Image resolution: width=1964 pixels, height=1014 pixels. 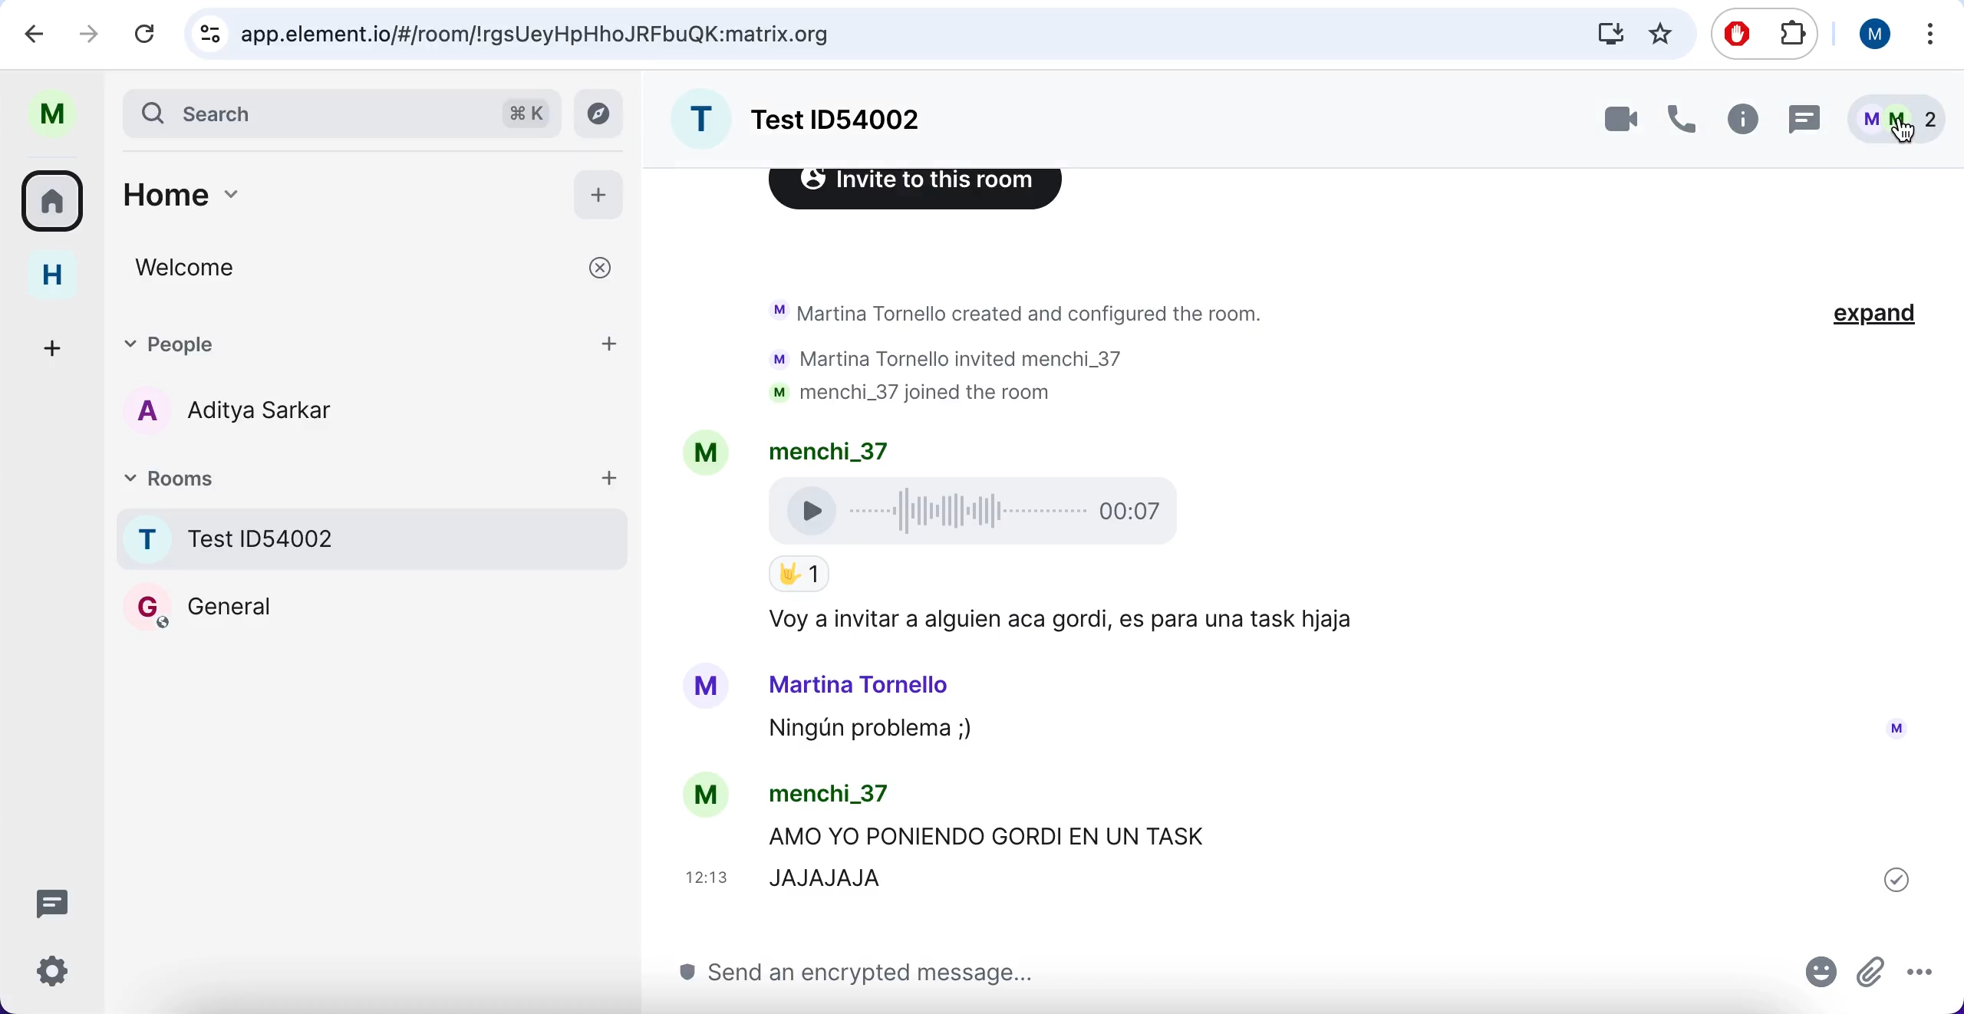 I want to click on options, so click(x=1920, y=979).